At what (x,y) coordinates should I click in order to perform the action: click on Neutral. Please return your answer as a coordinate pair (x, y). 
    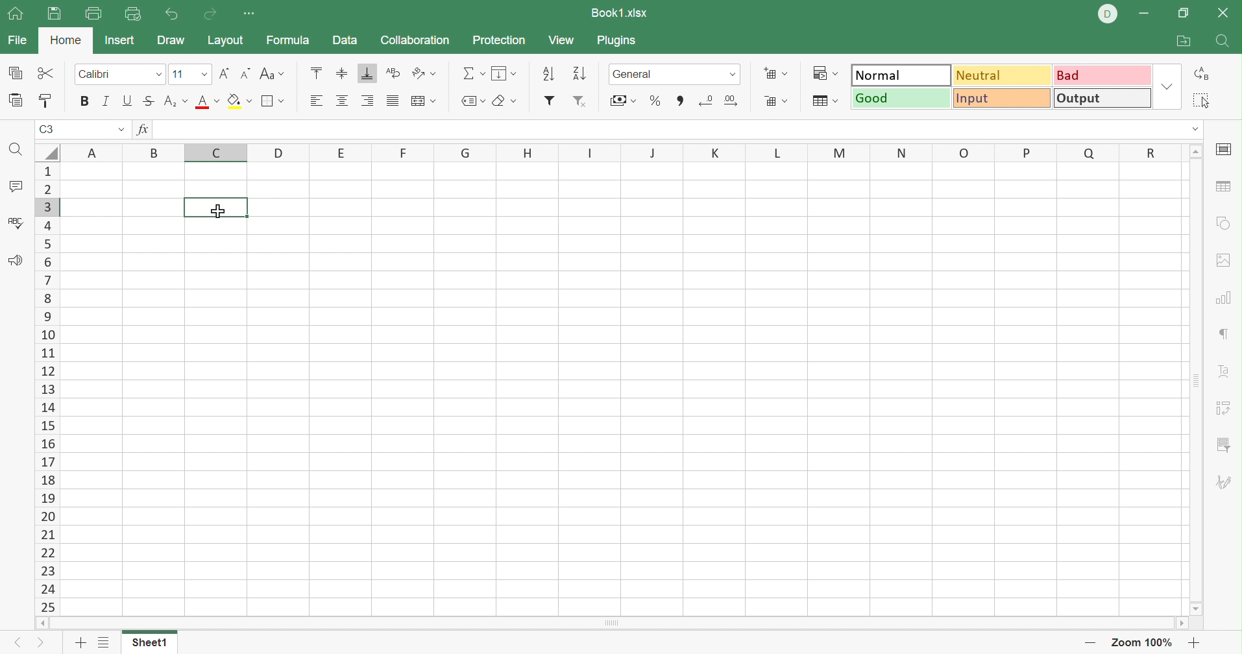
    Looking at the image, I should click on (1003, 75).